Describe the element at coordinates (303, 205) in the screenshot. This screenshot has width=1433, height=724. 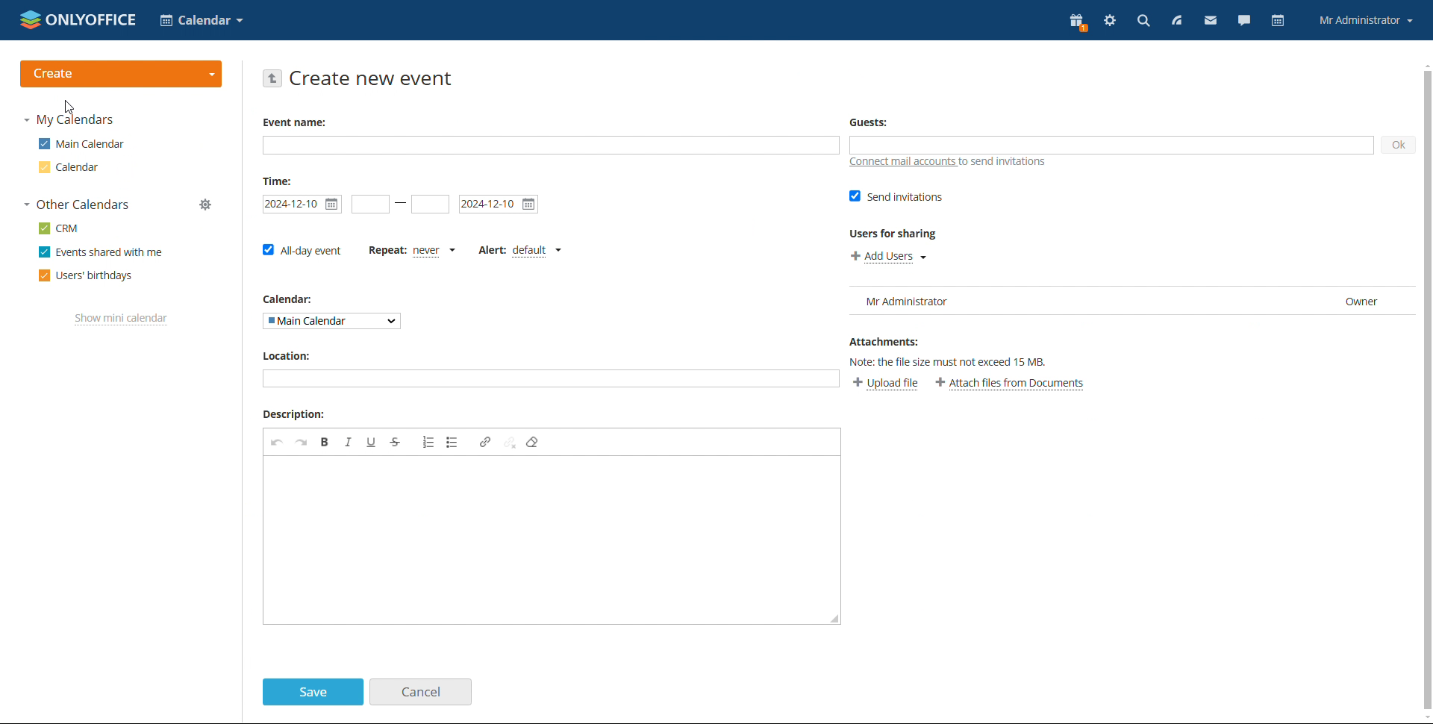
I see `start time` at that location.